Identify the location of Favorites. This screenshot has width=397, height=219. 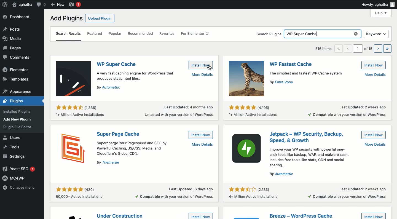
(167, 33).